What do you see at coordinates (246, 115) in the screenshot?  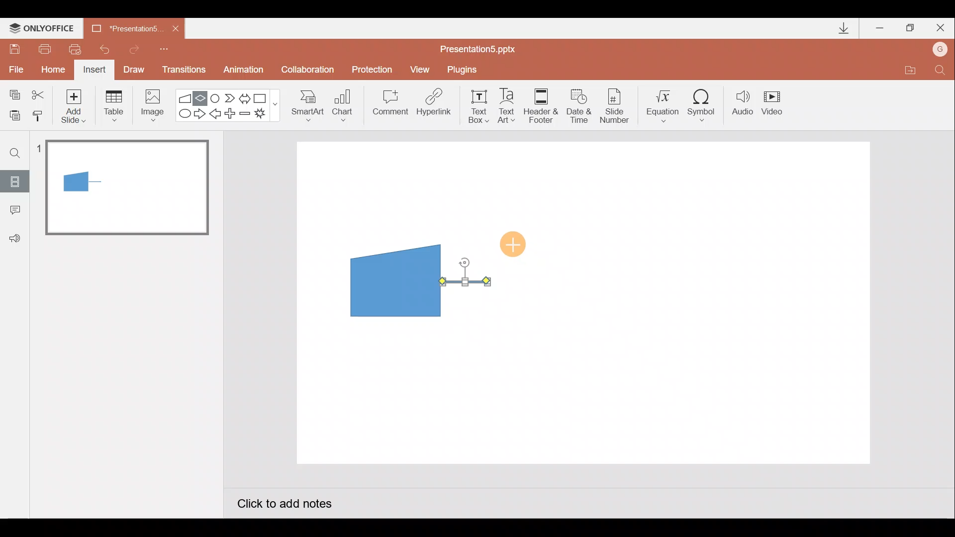 I see `Minus` at bounding box center [246, 115].